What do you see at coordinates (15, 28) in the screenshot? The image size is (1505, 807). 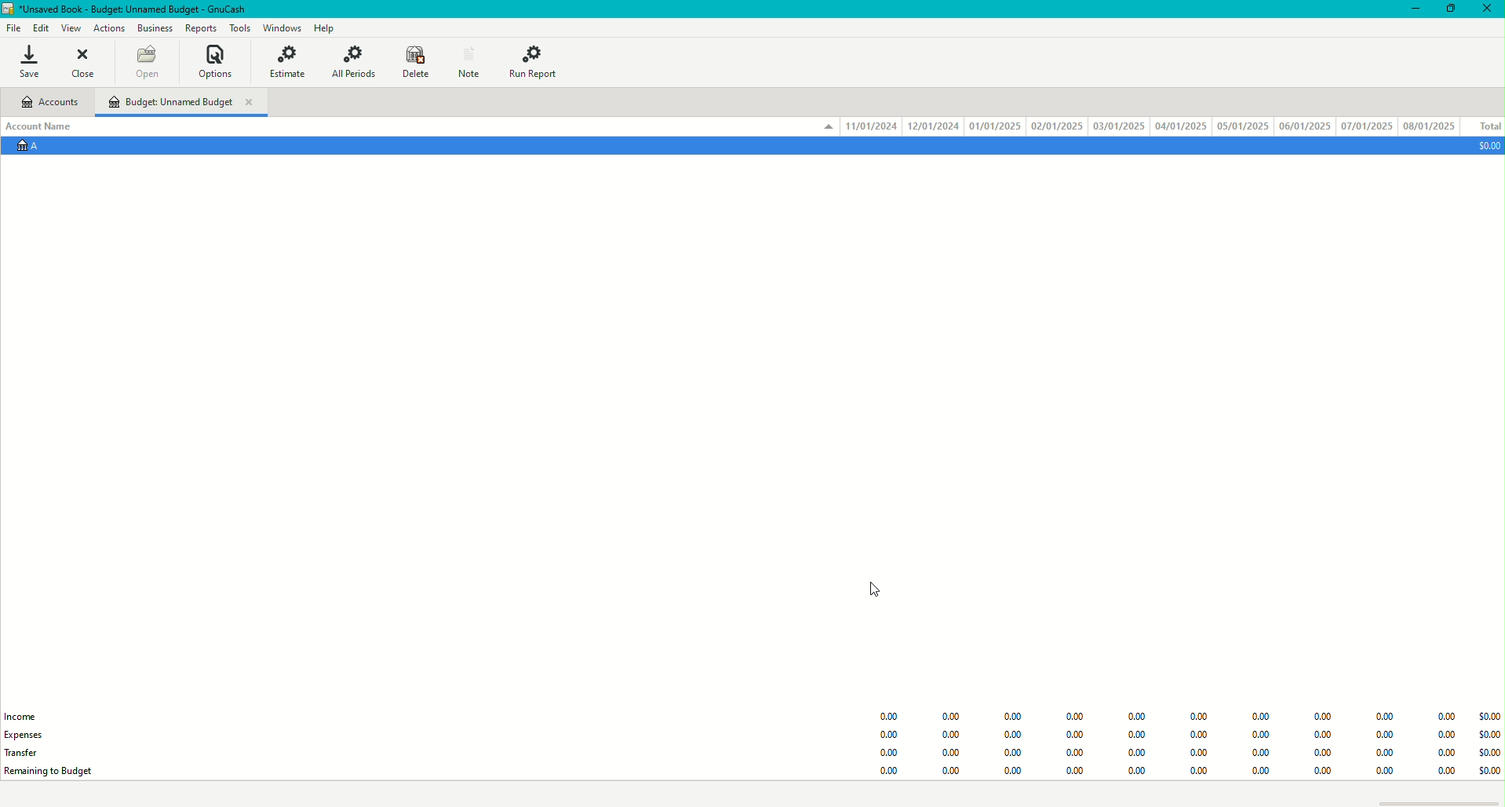 I see `File` at bounding box center [15, 28].